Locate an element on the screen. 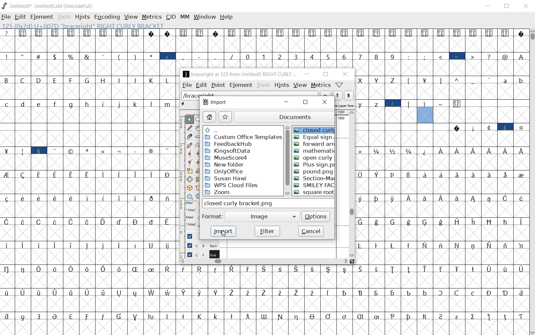  Square root is located at coordinates (314, 193).